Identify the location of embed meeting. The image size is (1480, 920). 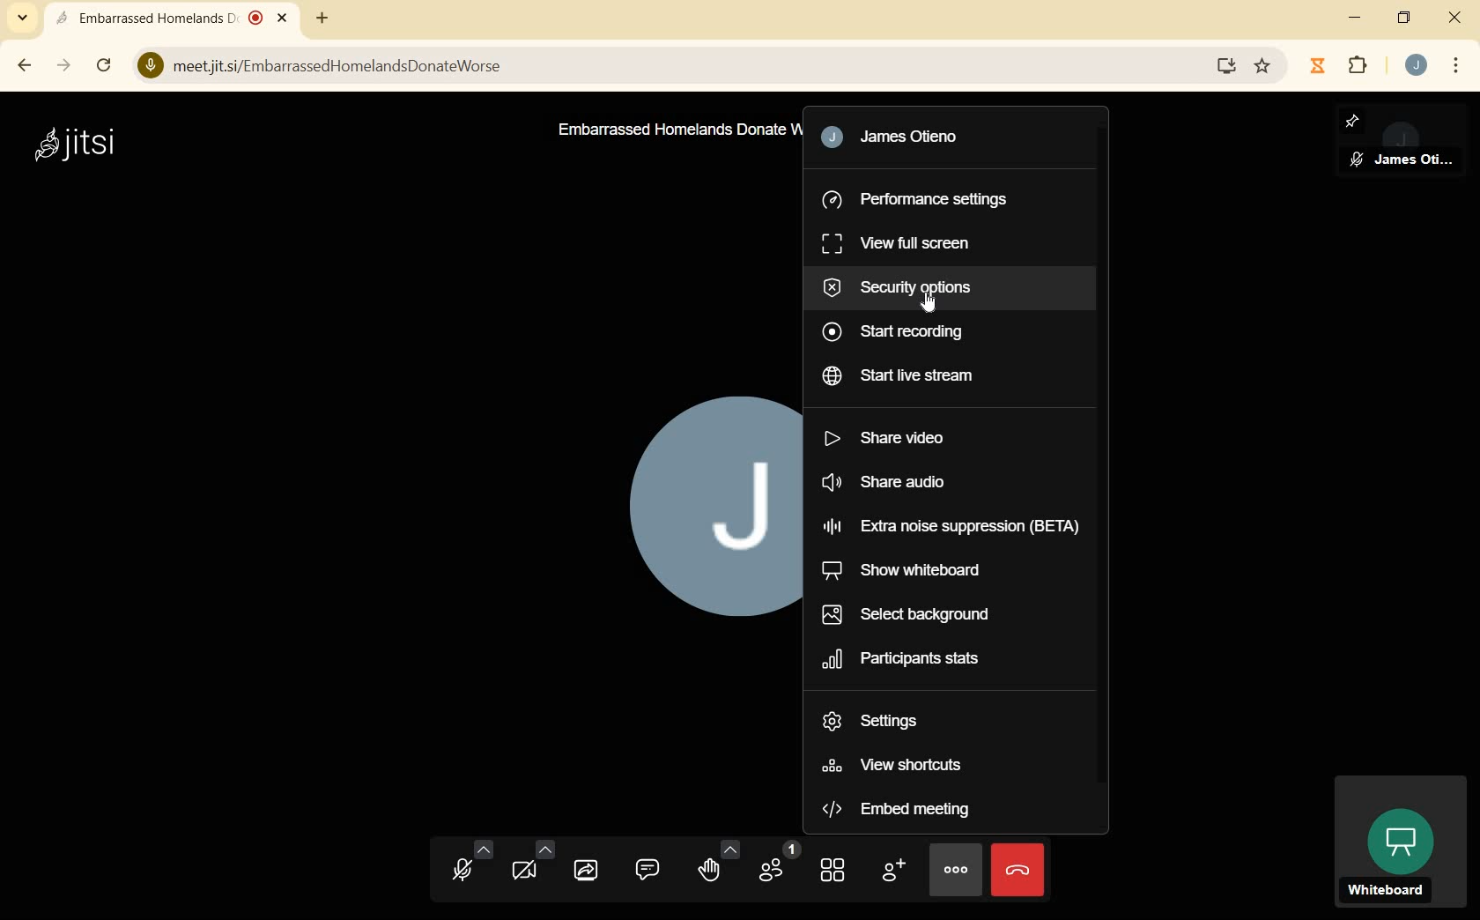
(896, 808).